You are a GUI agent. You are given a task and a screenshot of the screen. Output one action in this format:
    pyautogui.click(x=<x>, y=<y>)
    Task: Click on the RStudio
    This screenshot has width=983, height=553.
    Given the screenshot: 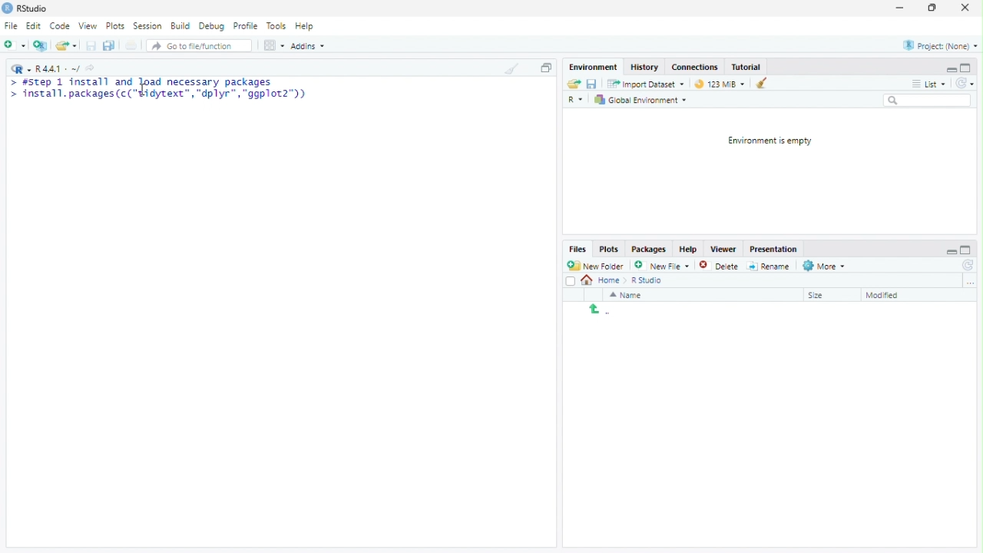 What is the action you would take?
    pyautogui.click(x=25, y=8)
    